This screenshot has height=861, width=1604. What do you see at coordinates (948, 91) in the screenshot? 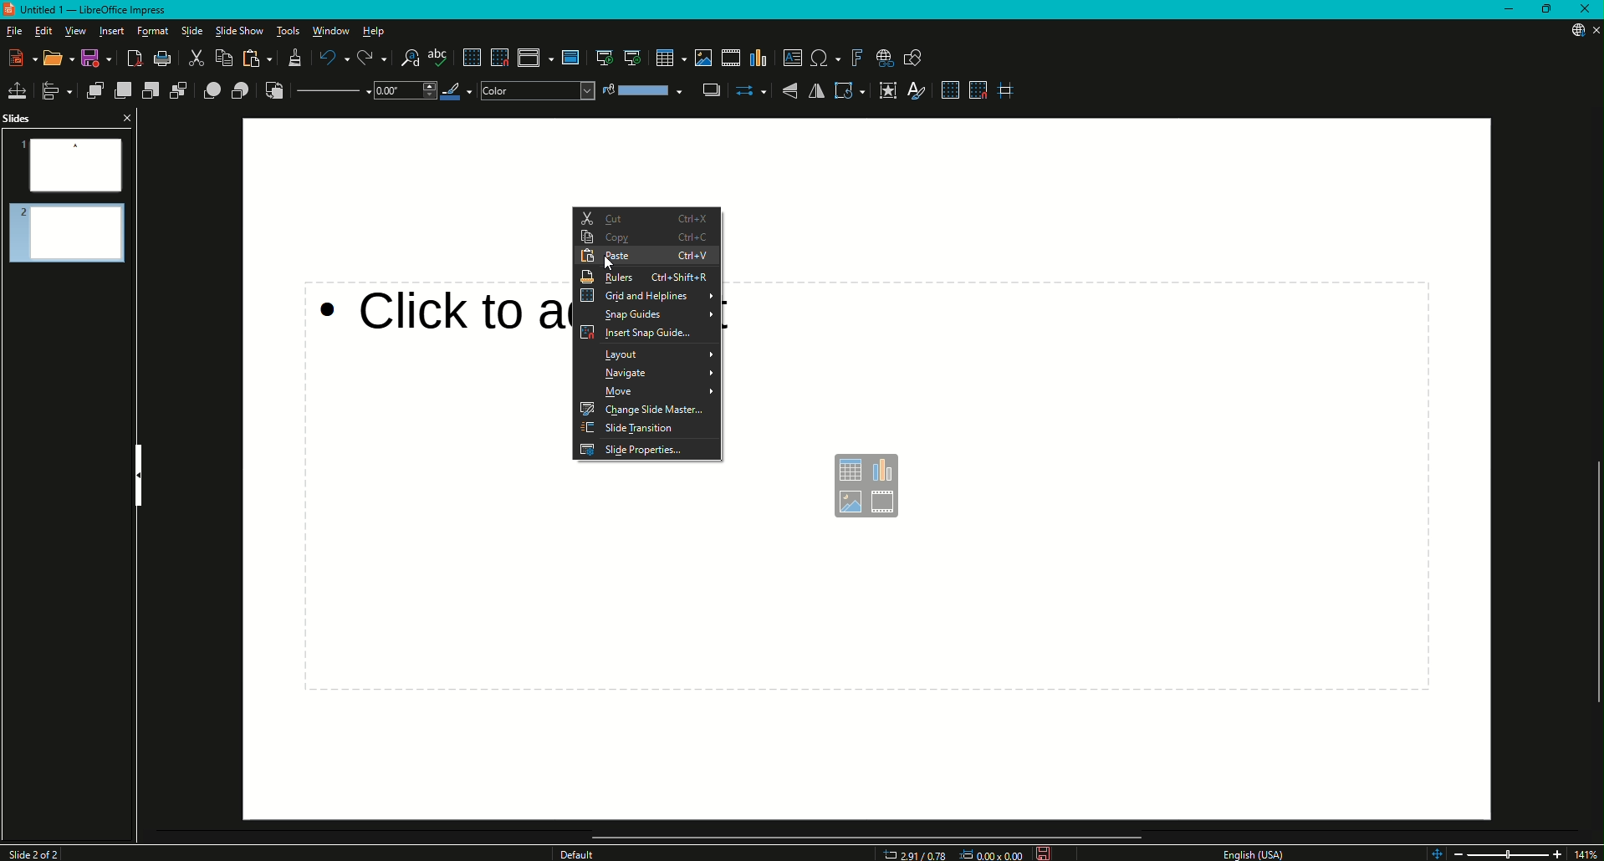
I see `Display Grid` at bounding box center [948, 91].